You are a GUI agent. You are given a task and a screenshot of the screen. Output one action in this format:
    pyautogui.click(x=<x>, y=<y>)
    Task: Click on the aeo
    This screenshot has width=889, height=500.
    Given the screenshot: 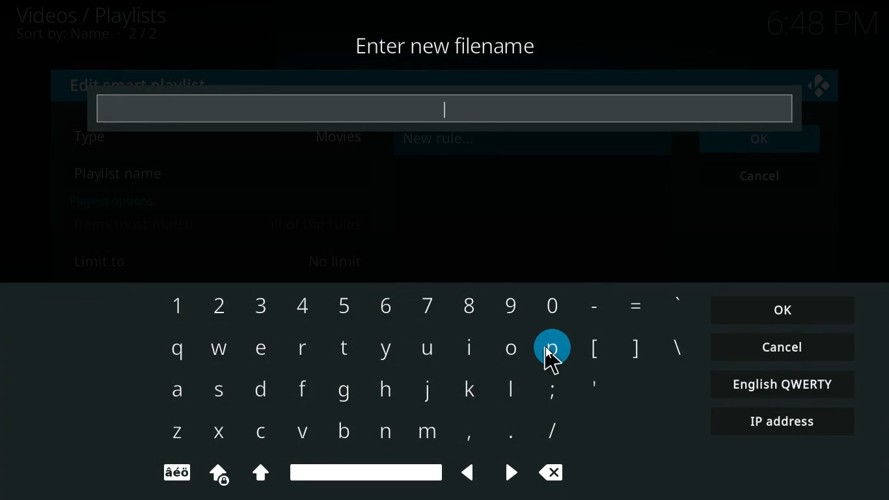 What is the action you would take?
    pyautogui.click(x=176, y=473)
    